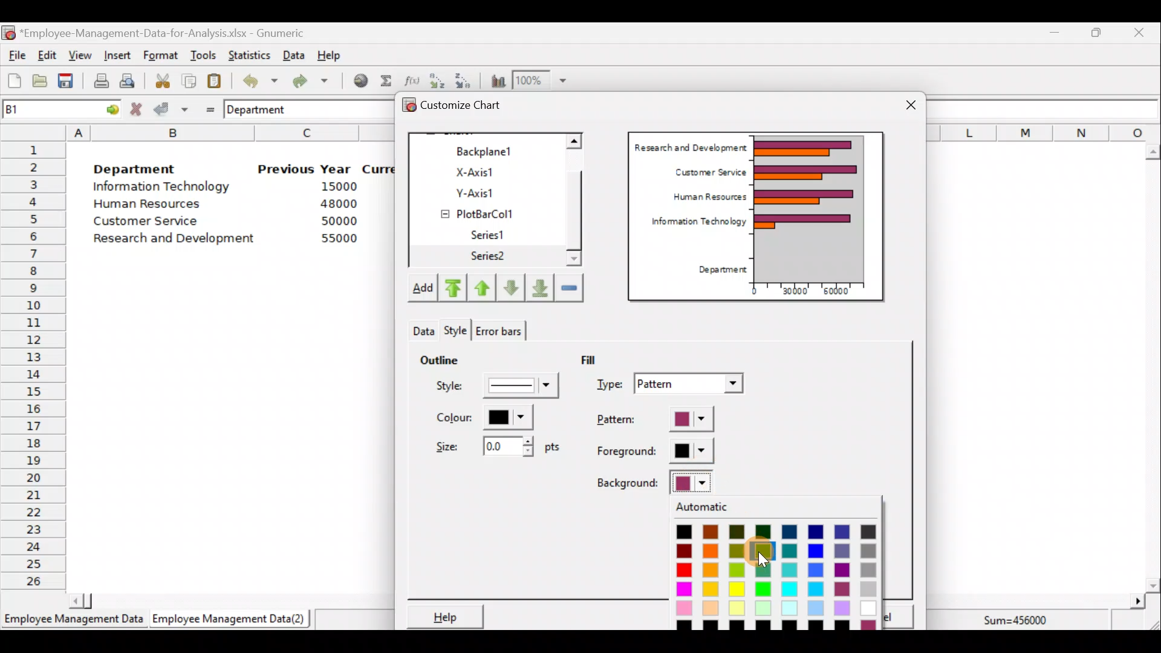  Describe the element at coordinates (159, 79) in the screenshot. I see `Cut the selection` at that location.